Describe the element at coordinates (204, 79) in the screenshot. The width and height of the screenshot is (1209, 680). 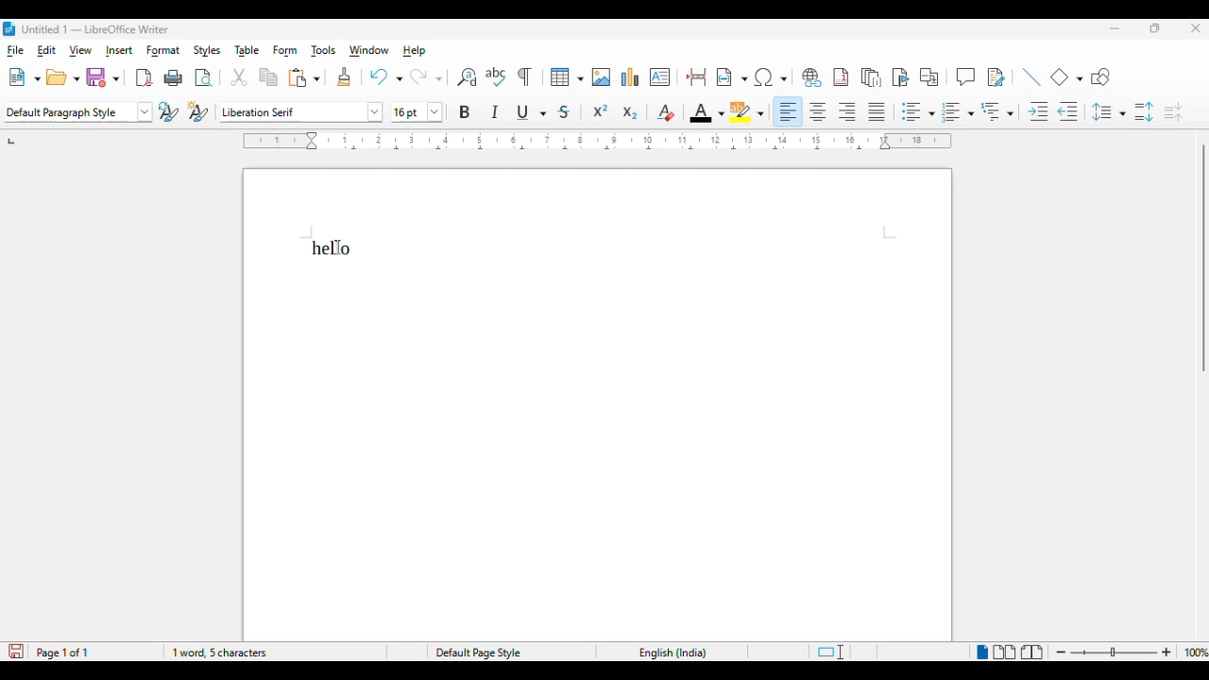
I see `toggle print preview` at that location.